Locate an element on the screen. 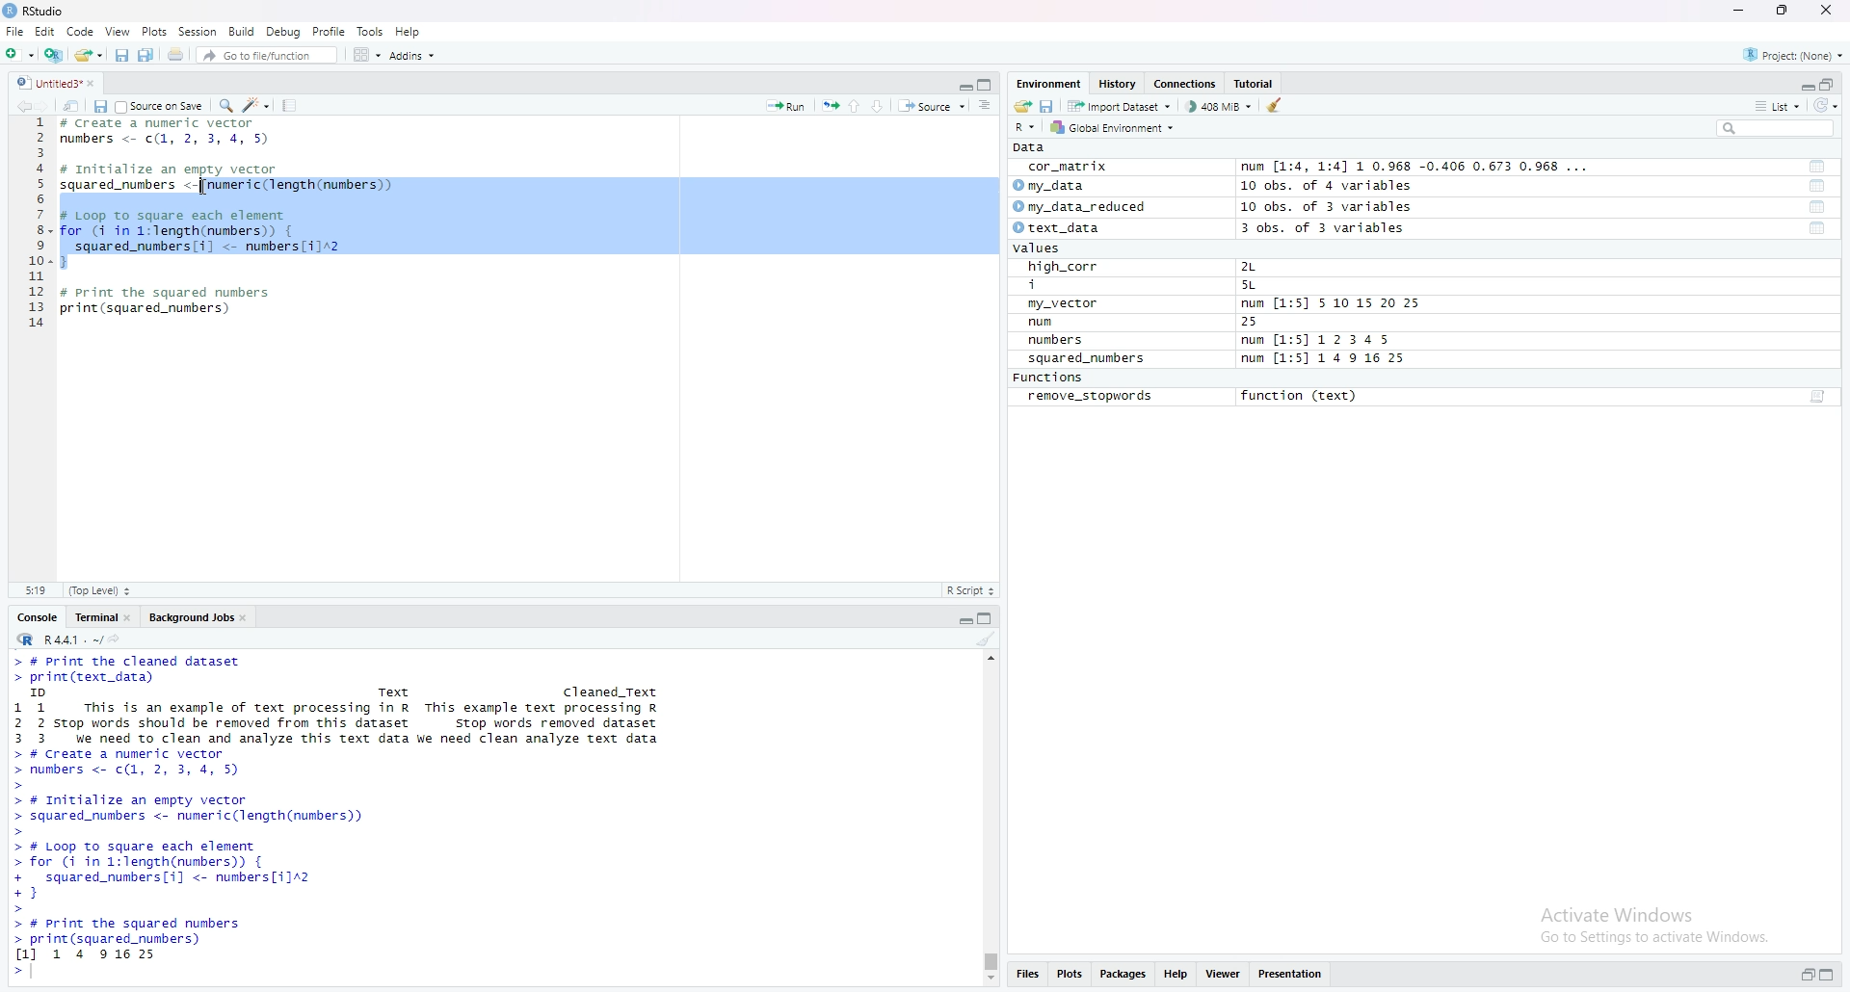 The width and height of the screenshot is (1850, 992). 25 is located at coordinates (1269, 323).